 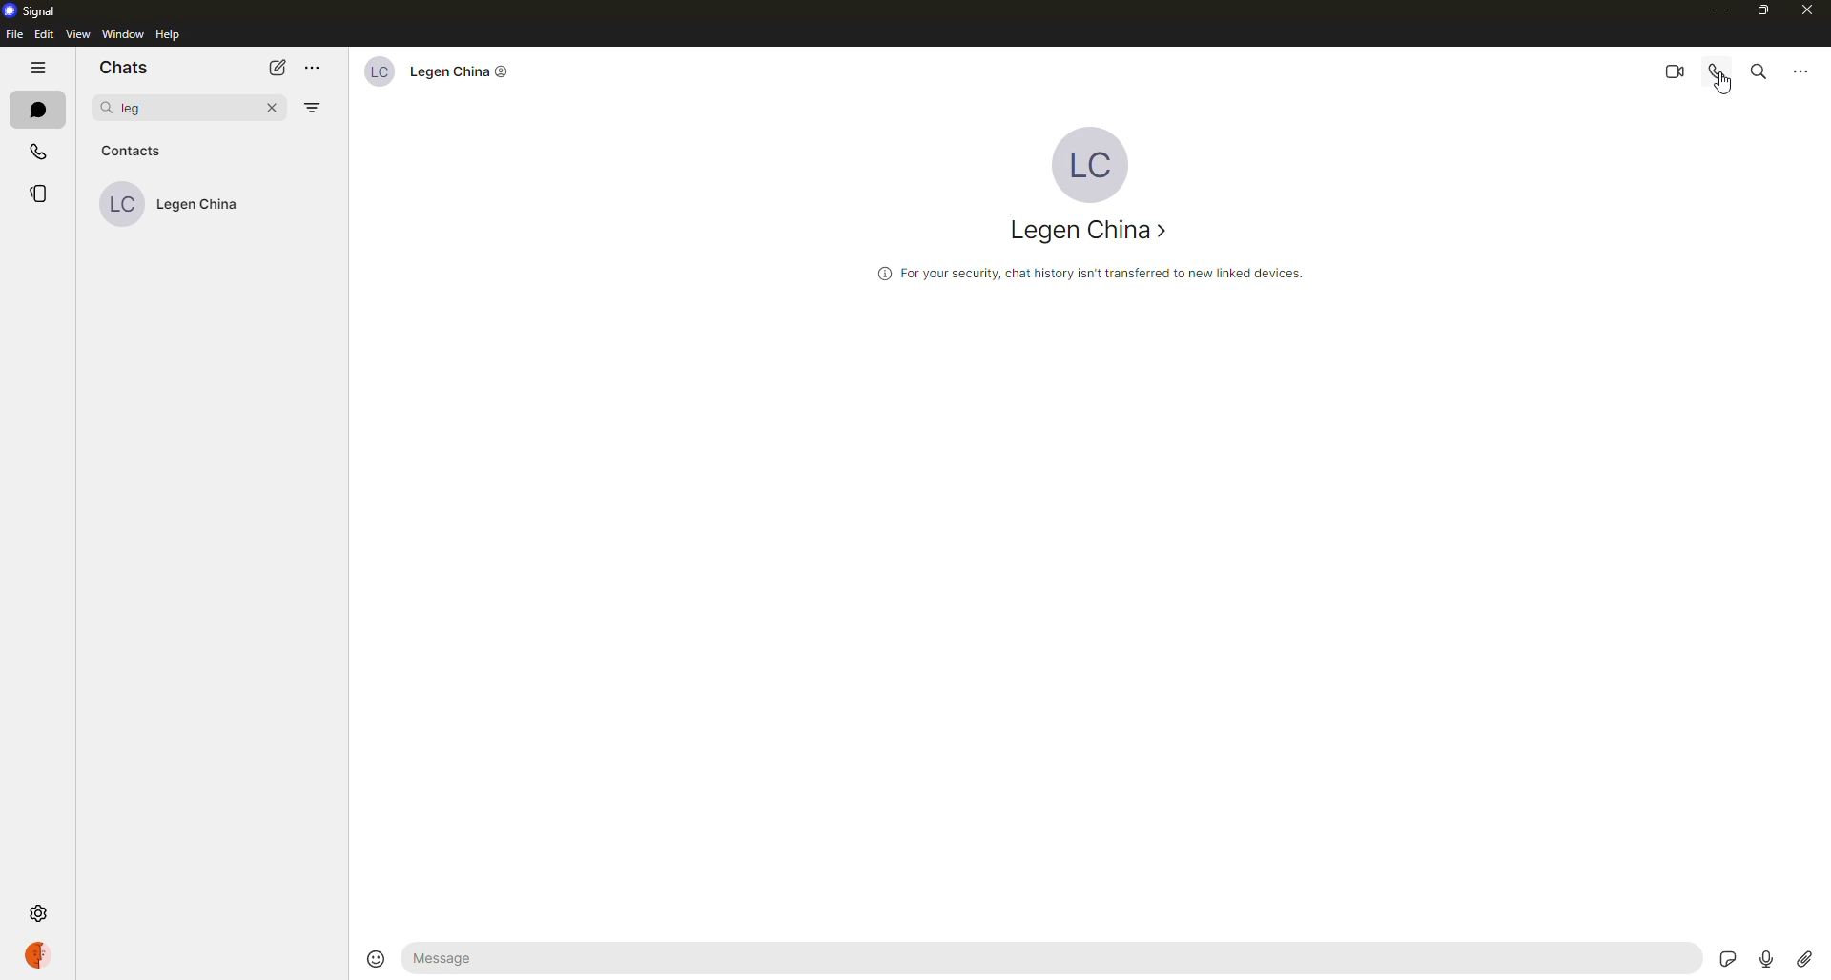 What do you see at coordinates (1722, 11) in the screenshot?
I see `minimize` at bounding box center [1722, 11].